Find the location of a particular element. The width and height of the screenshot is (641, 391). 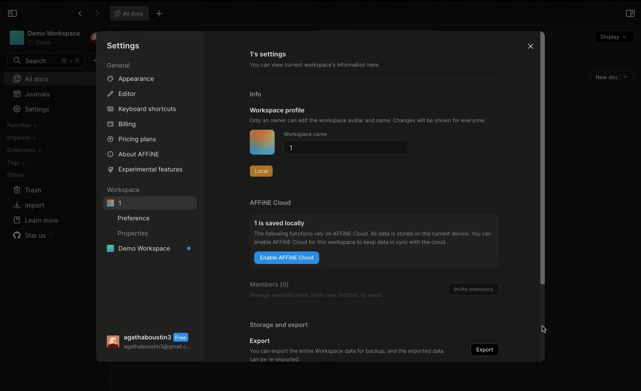

1 is saved locally is located at coordinates (280, 223).